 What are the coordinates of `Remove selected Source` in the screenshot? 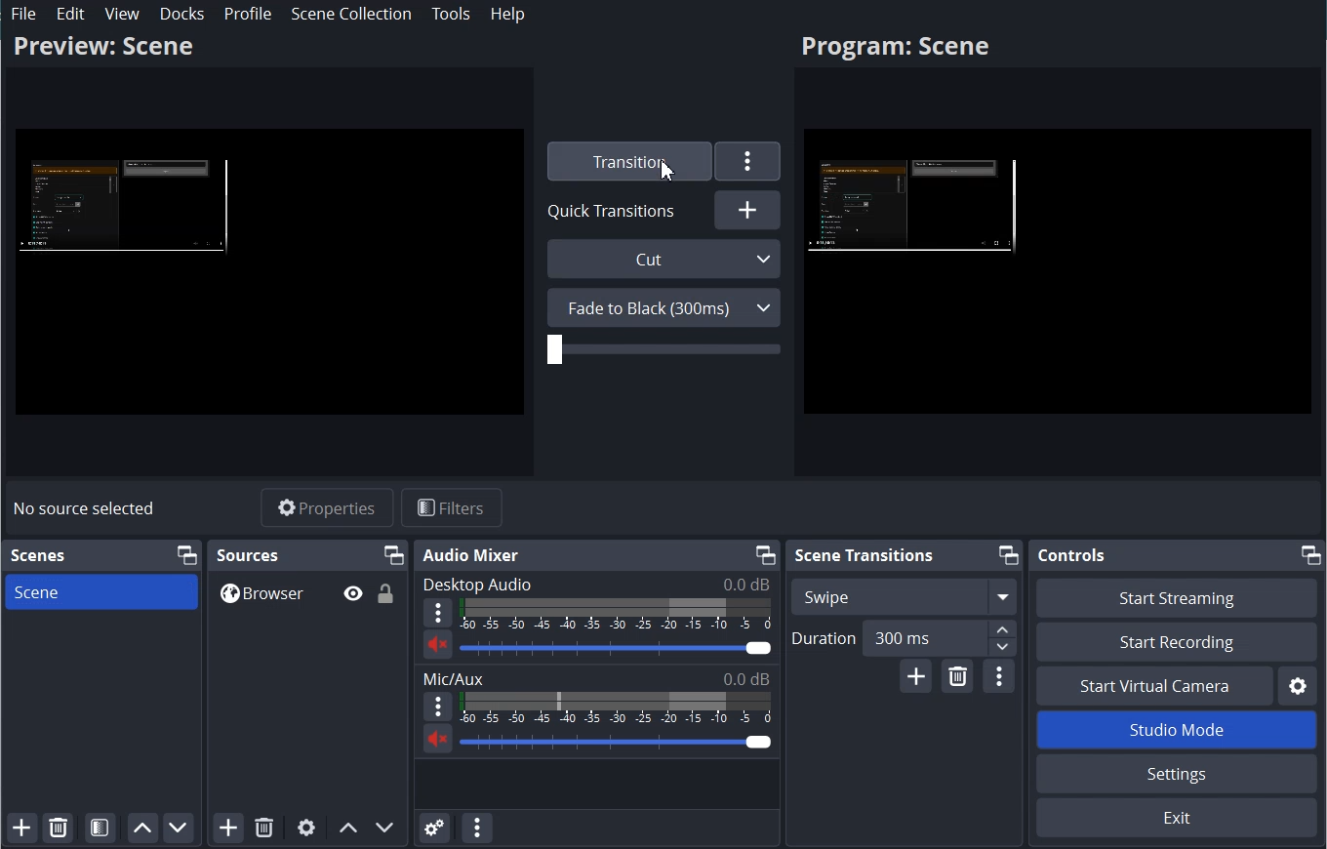 It's located at (264, 828).